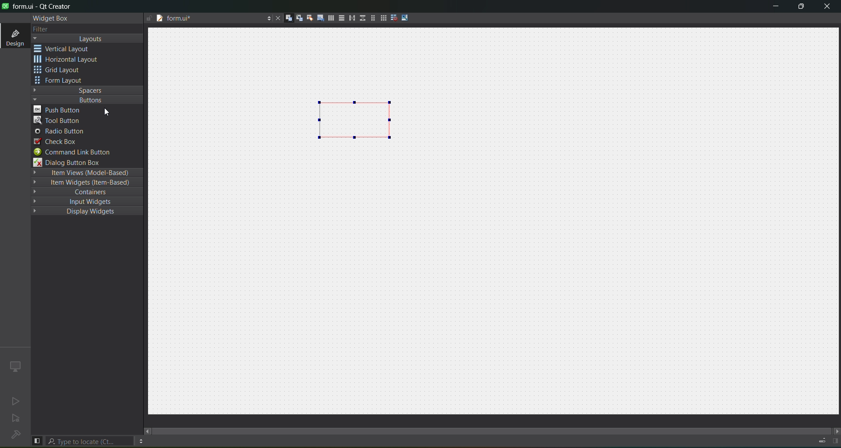 This screenshot has width=841, height=448. What do you see at coordinates (200, 19) in the screenshot?
I see `tab name` at bounding box center [200, 19].